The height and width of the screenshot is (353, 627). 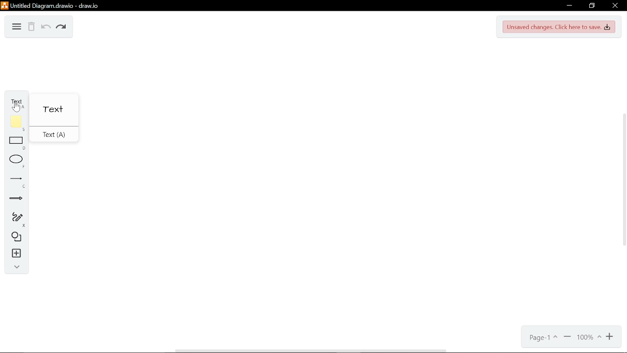 What do you see at coordinates (46, 27) in the screenshot?
I see `Undo` at bounding box center [46, 27].